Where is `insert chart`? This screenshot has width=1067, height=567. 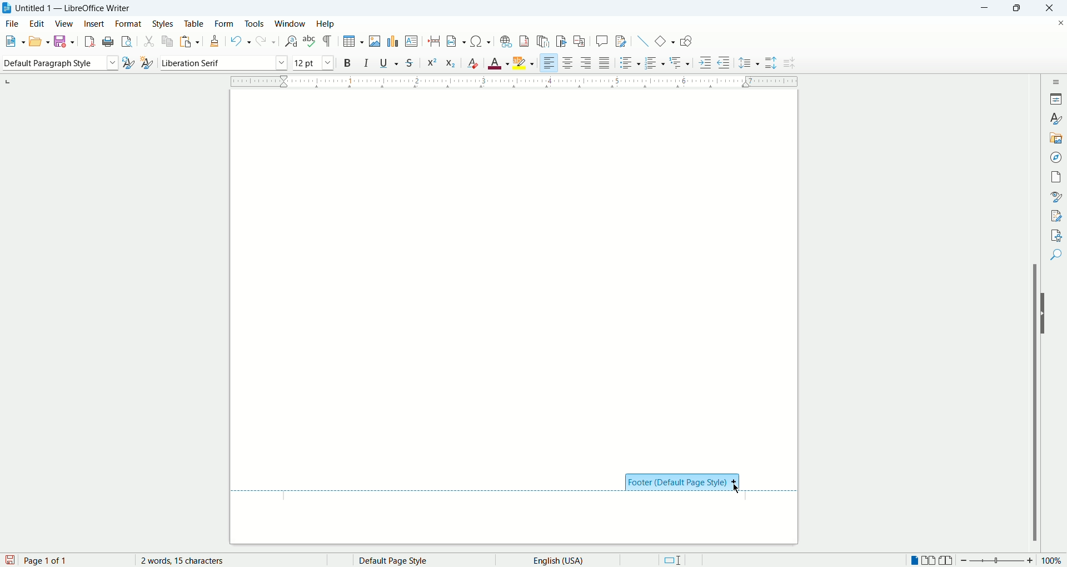 insert chart is located at coordinates (392, 41).